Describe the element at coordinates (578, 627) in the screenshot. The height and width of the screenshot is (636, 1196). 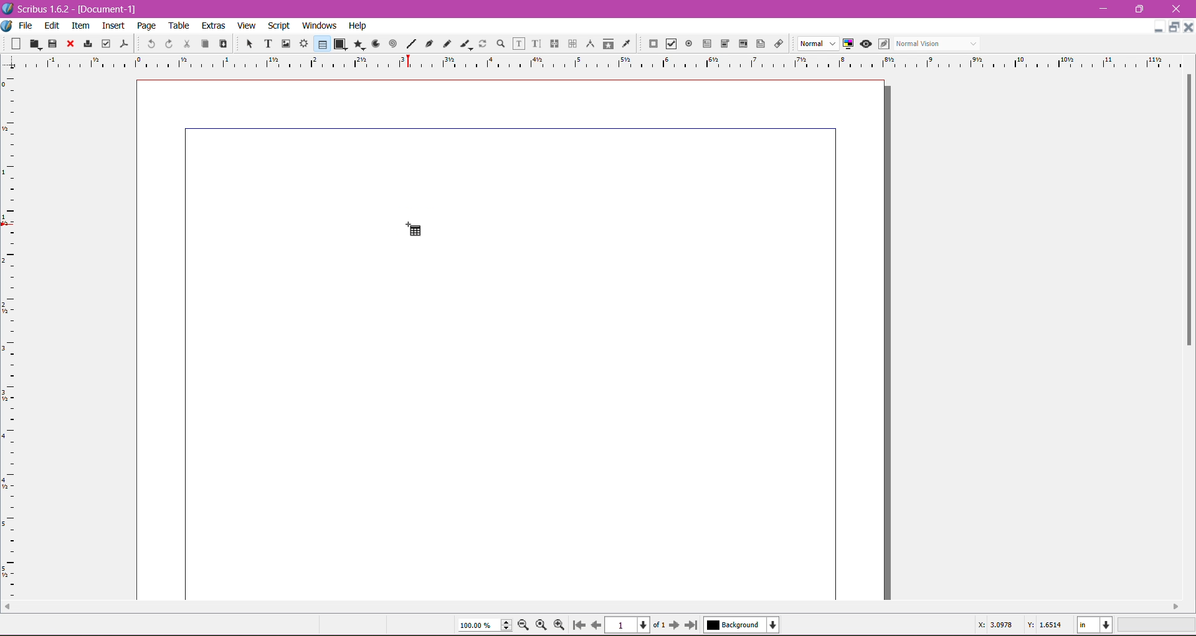
I see `First Page` at that location.